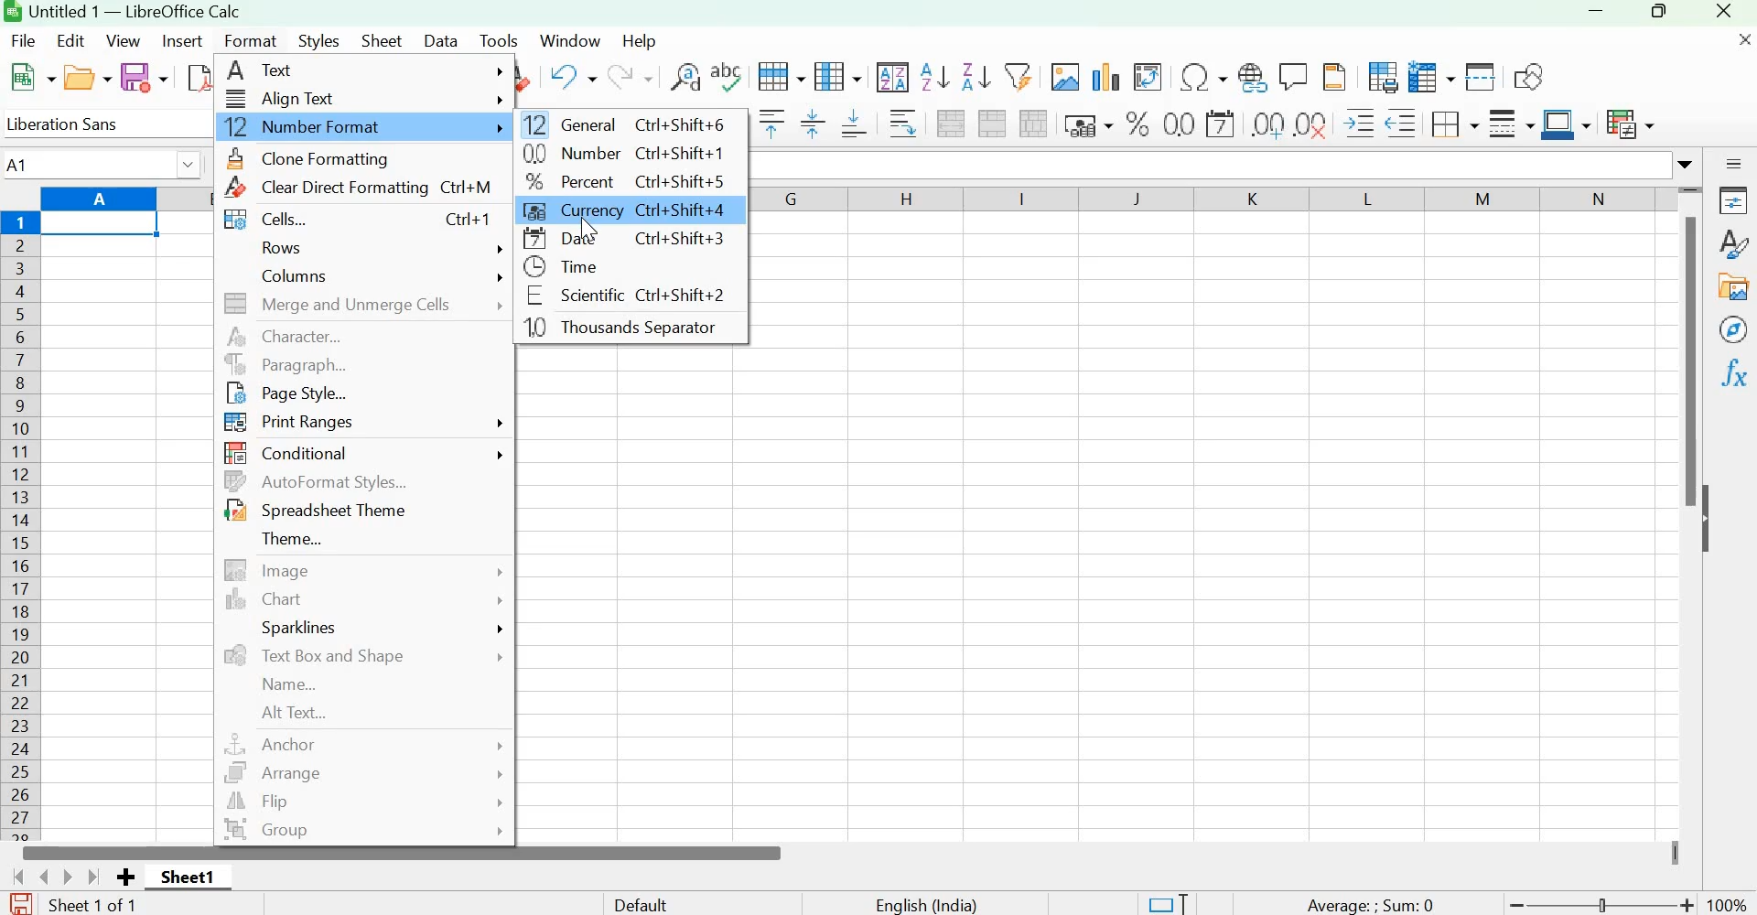 Image resolution: width=1757 pixels, height=915 pixels. I want to click on Character, so click(366, 339).